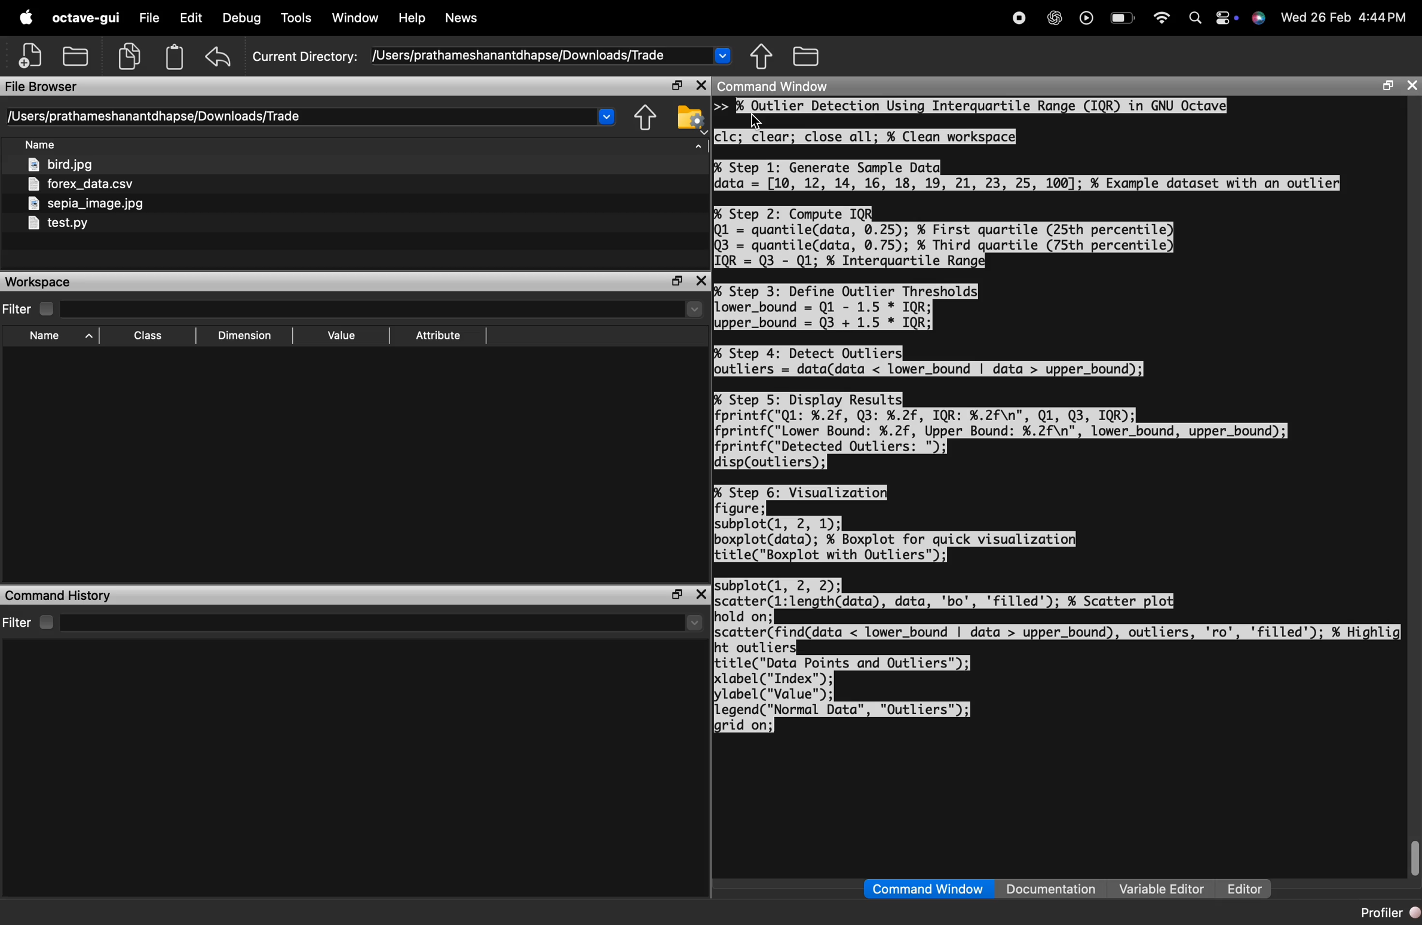 The height and width of the screenshot is (925, 1422). I want to click on close, so click(1412, 85).